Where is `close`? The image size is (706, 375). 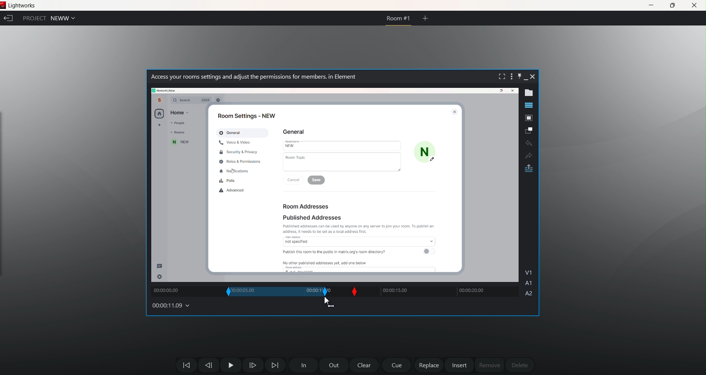
close is located at coordinates (452, 111).